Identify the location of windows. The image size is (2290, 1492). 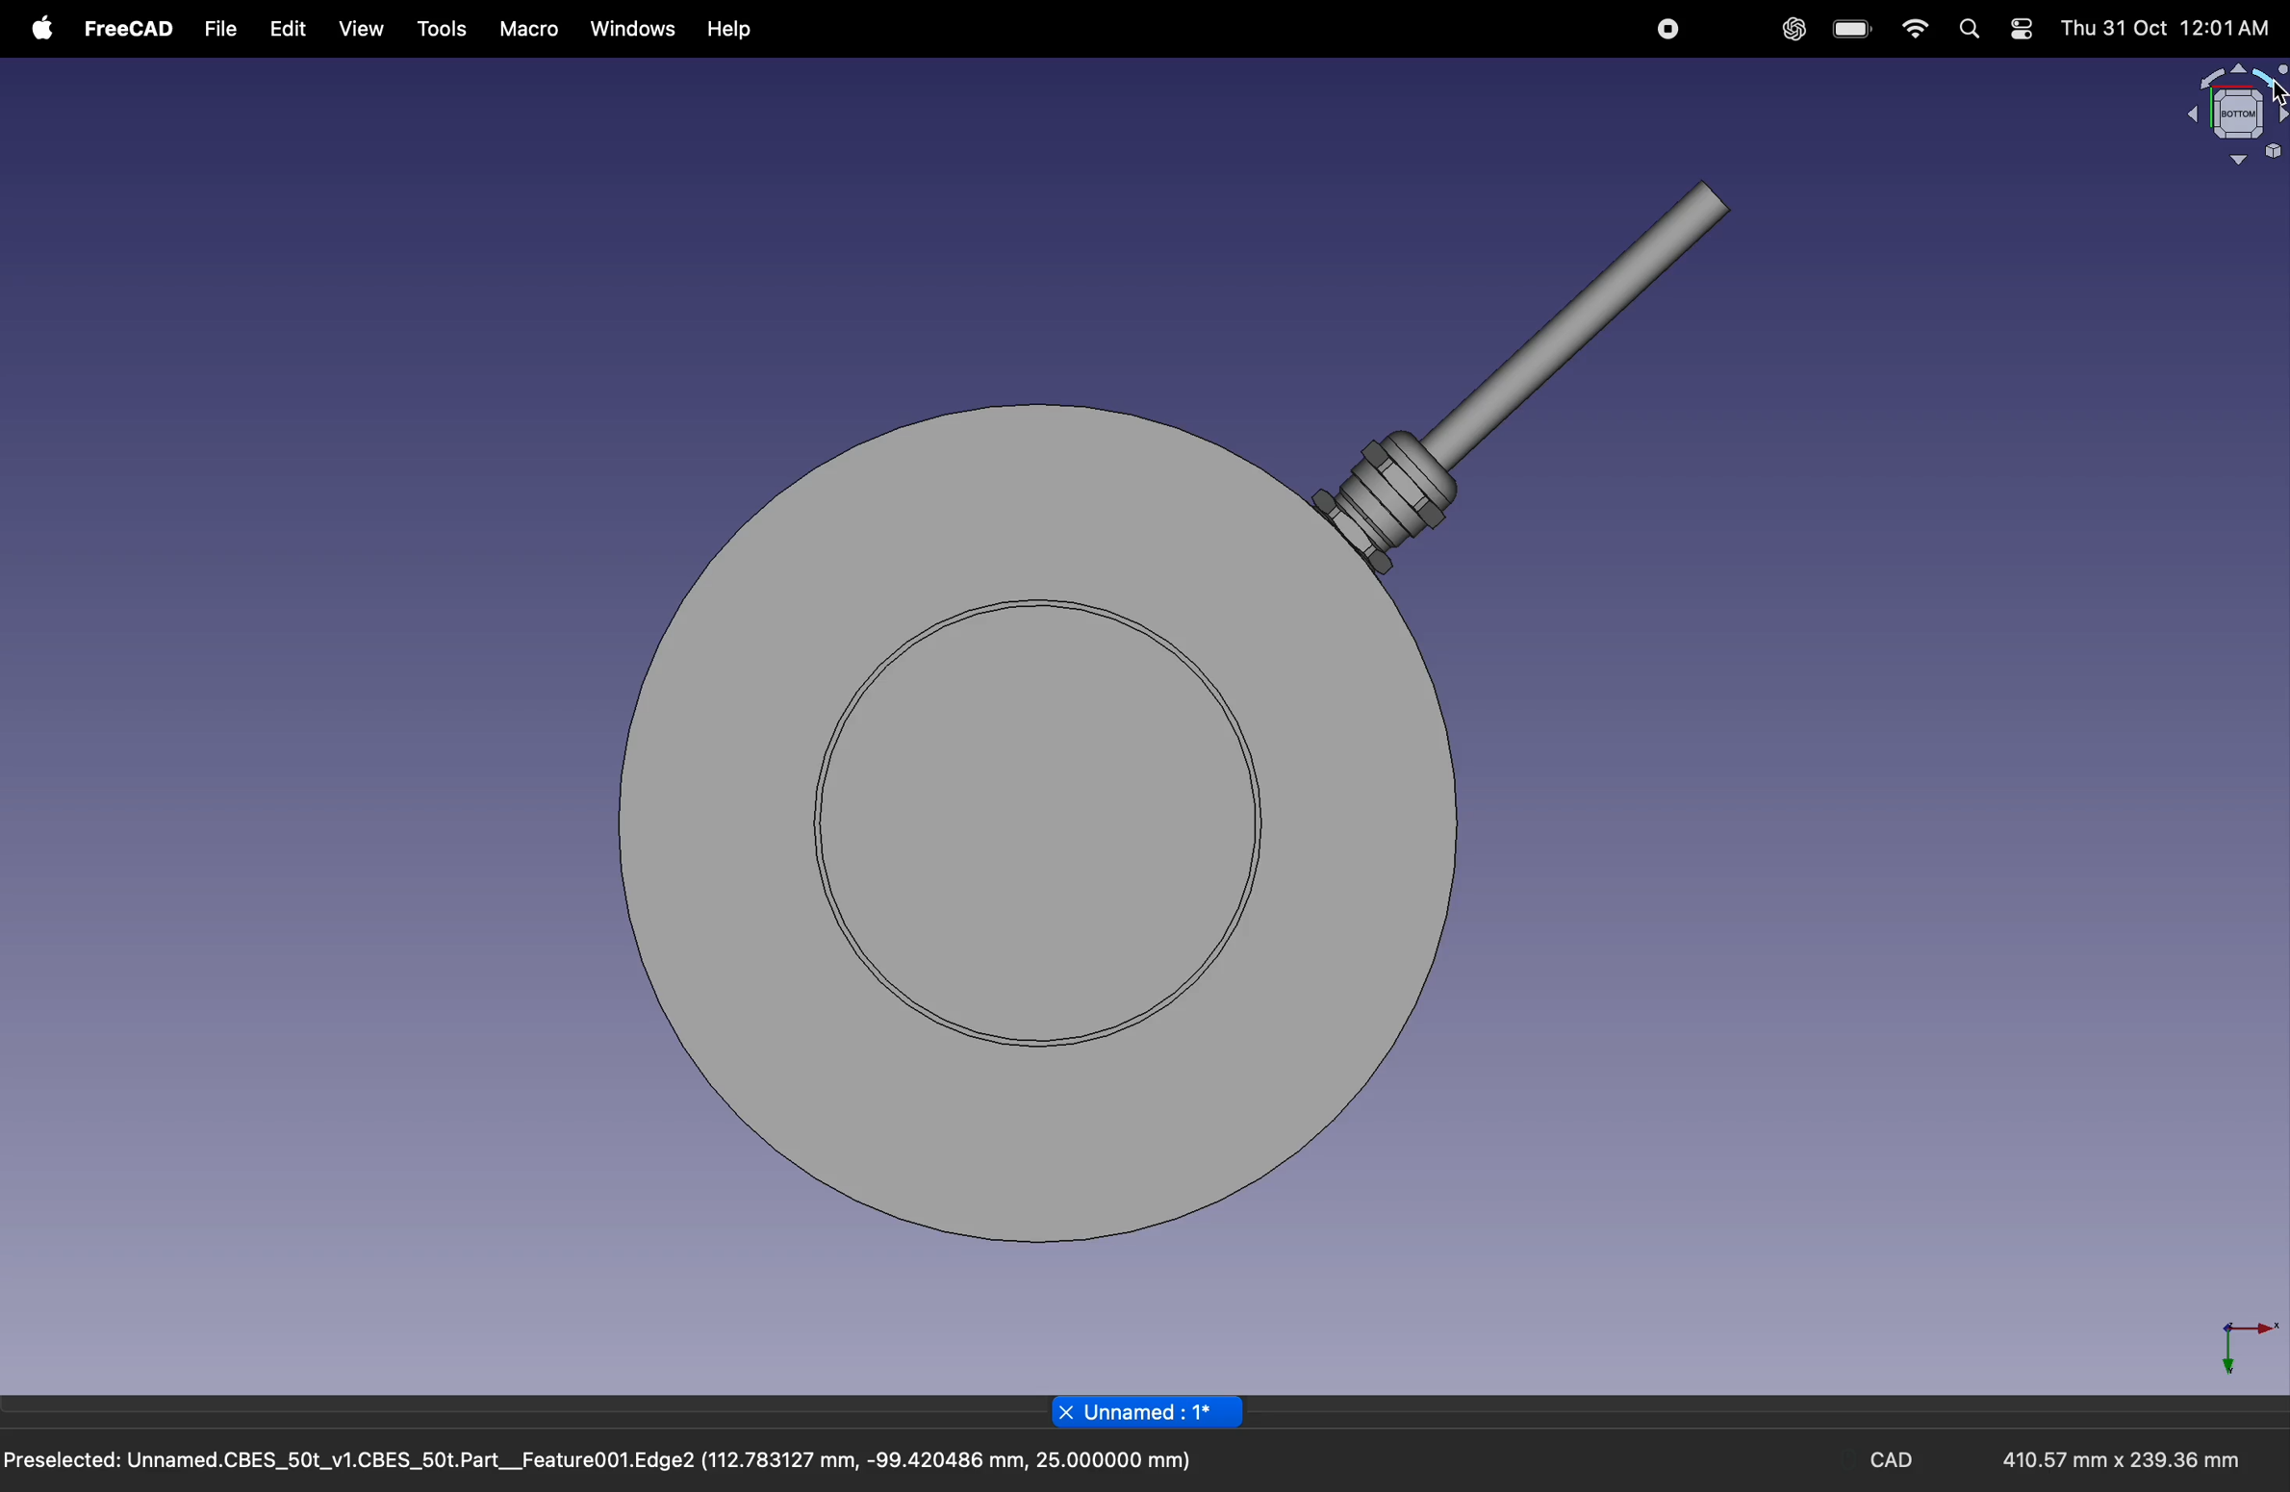
(631, 32).